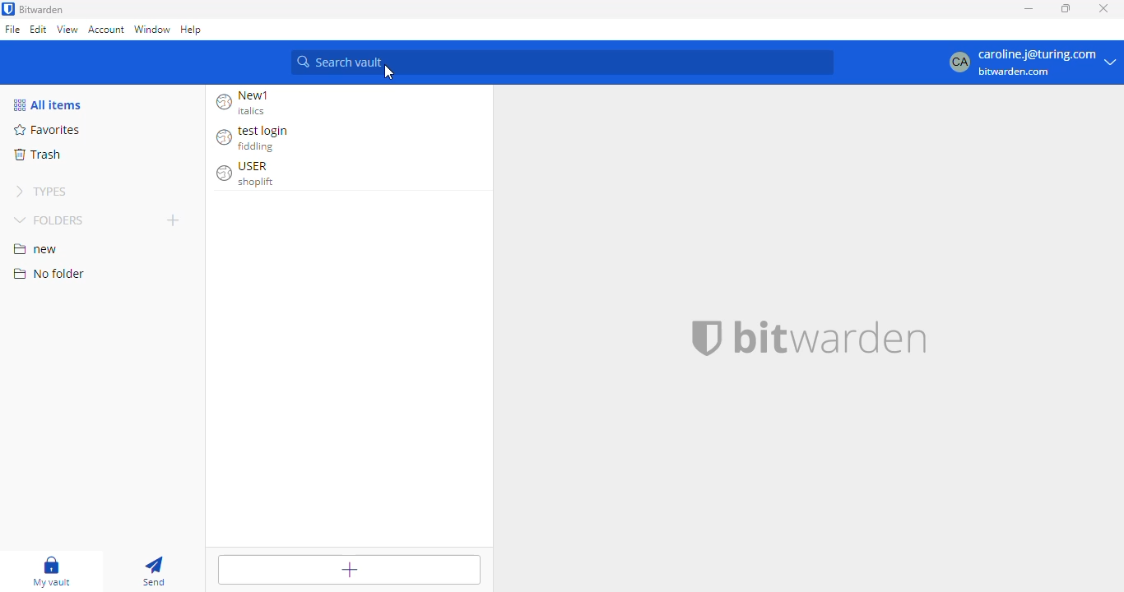  Describe the element at coordinates (173, 220) in the screenshot. I see `add folder` at that location.